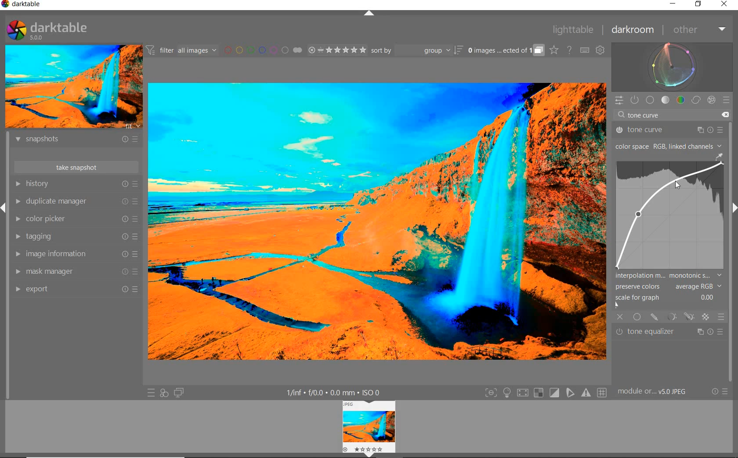 The image size is (738, 458). I want to click on image information, so click(76, 254).